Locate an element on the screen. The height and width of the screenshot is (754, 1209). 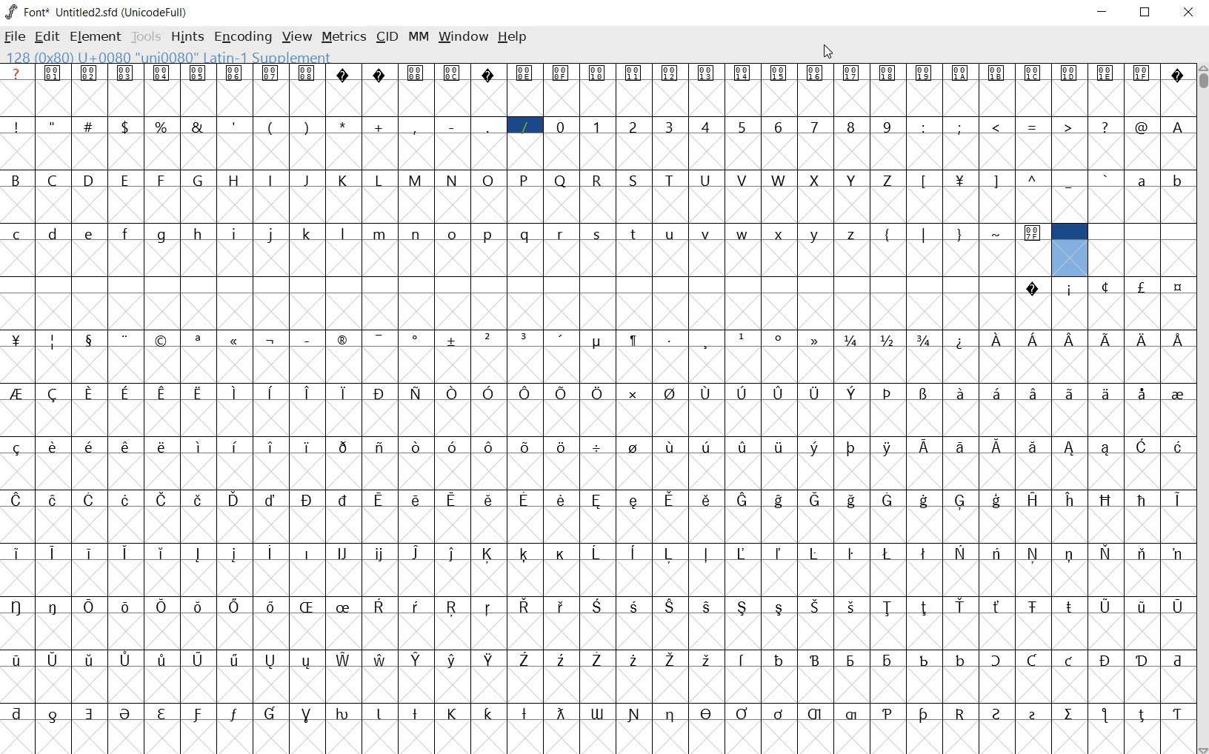
Symbol is located at coordinates (562, 606).